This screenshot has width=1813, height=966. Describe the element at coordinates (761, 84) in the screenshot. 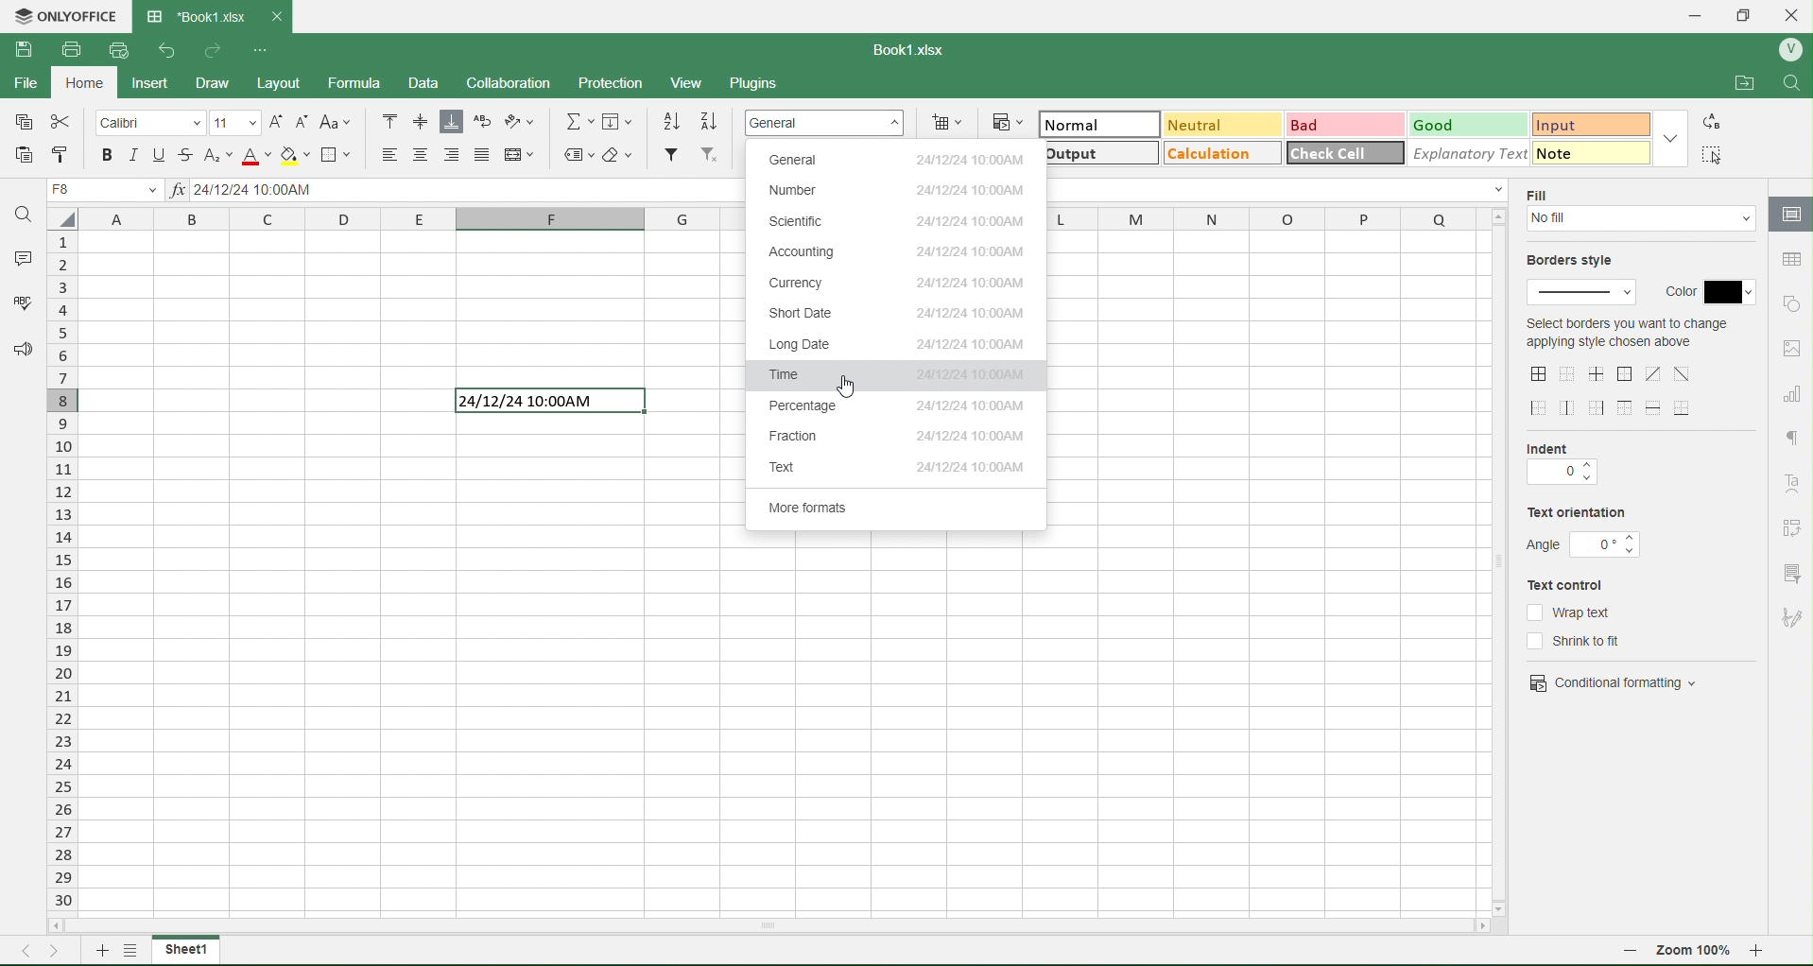

I see `Plugins` at that location.